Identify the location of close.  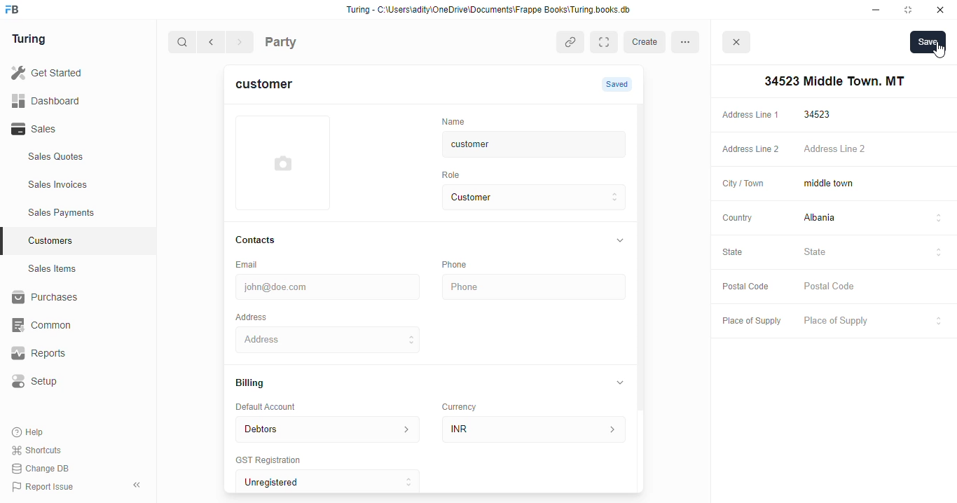
(942, 10).